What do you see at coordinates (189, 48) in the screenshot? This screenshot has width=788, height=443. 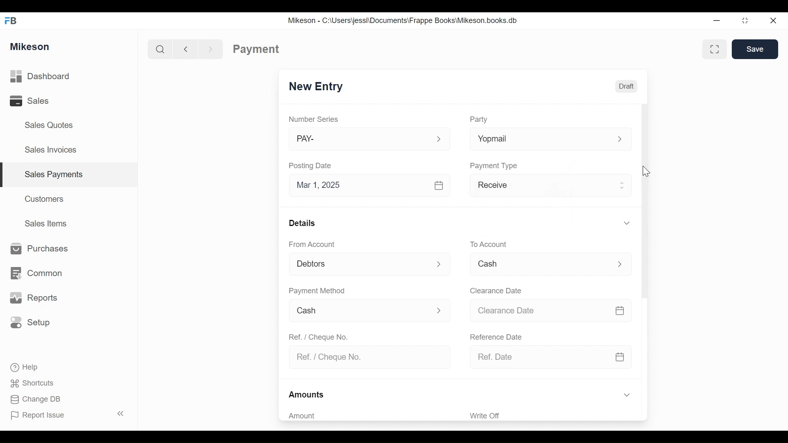 I see `Back` at bounding box center [189, 48].